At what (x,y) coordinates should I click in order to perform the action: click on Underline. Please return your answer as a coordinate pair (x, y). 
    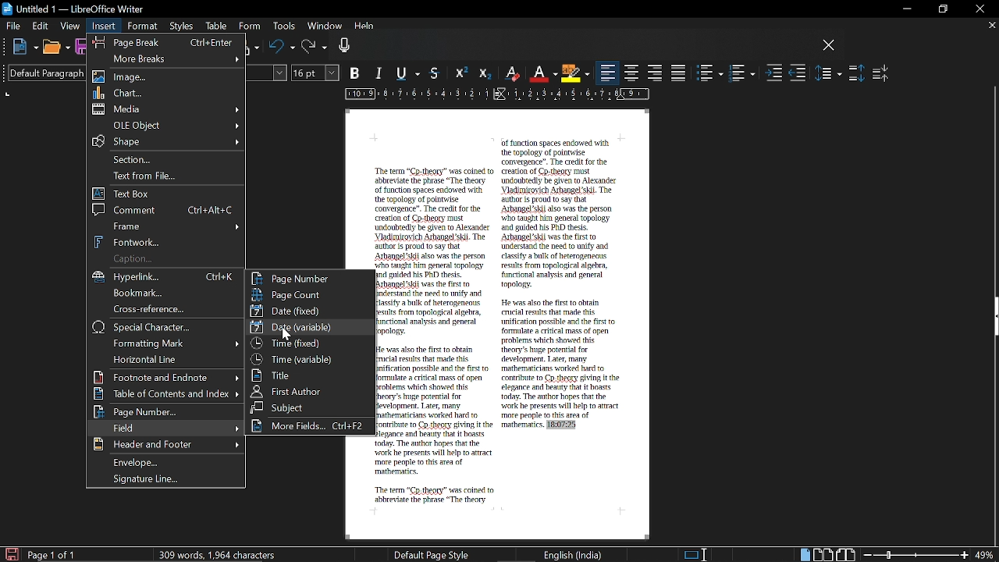
    Looking at the image, I should click on (411, 74).